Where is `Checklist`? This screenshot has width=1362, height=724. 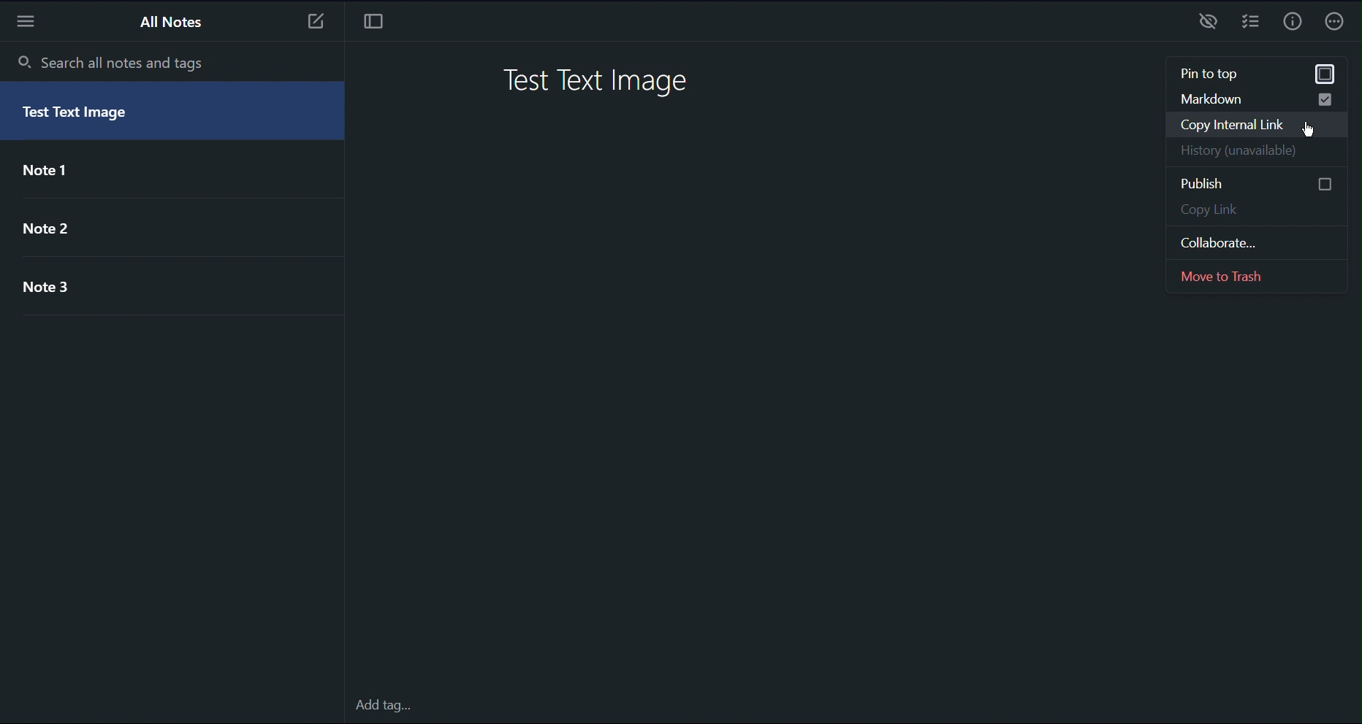
Checklist is located at coordinates (1250, 24).